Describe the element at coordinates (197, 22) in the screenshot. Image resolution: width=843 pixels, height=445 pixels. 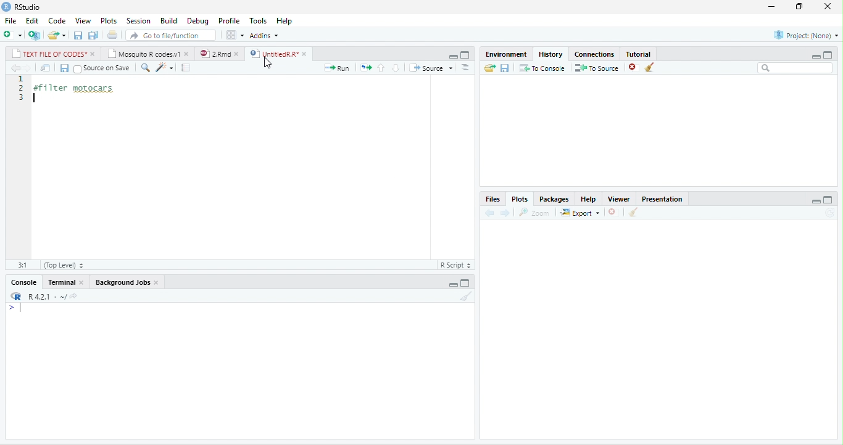
I see `Debug` at that location.